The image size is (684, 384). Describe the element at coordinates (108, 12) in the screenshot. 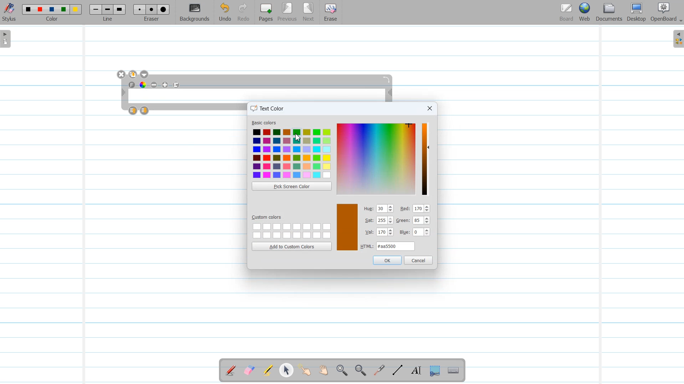

I see `Line` at that location.